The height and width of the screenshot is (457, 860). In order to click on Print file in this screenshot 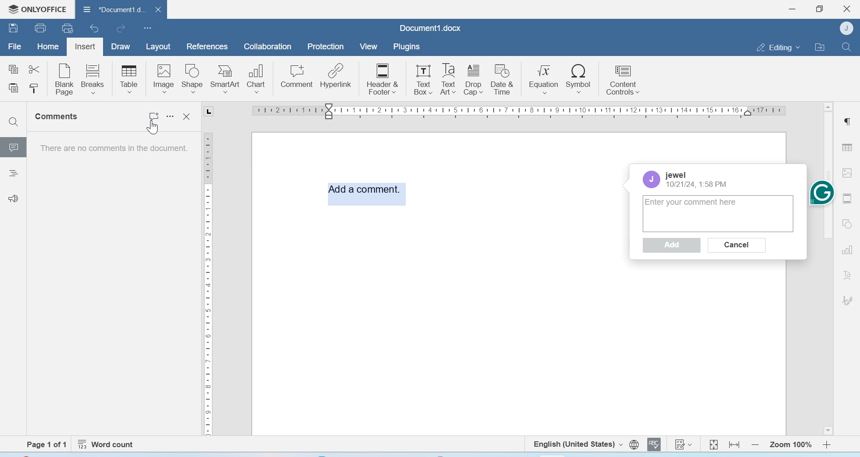, I will do `click(42, 28)`.